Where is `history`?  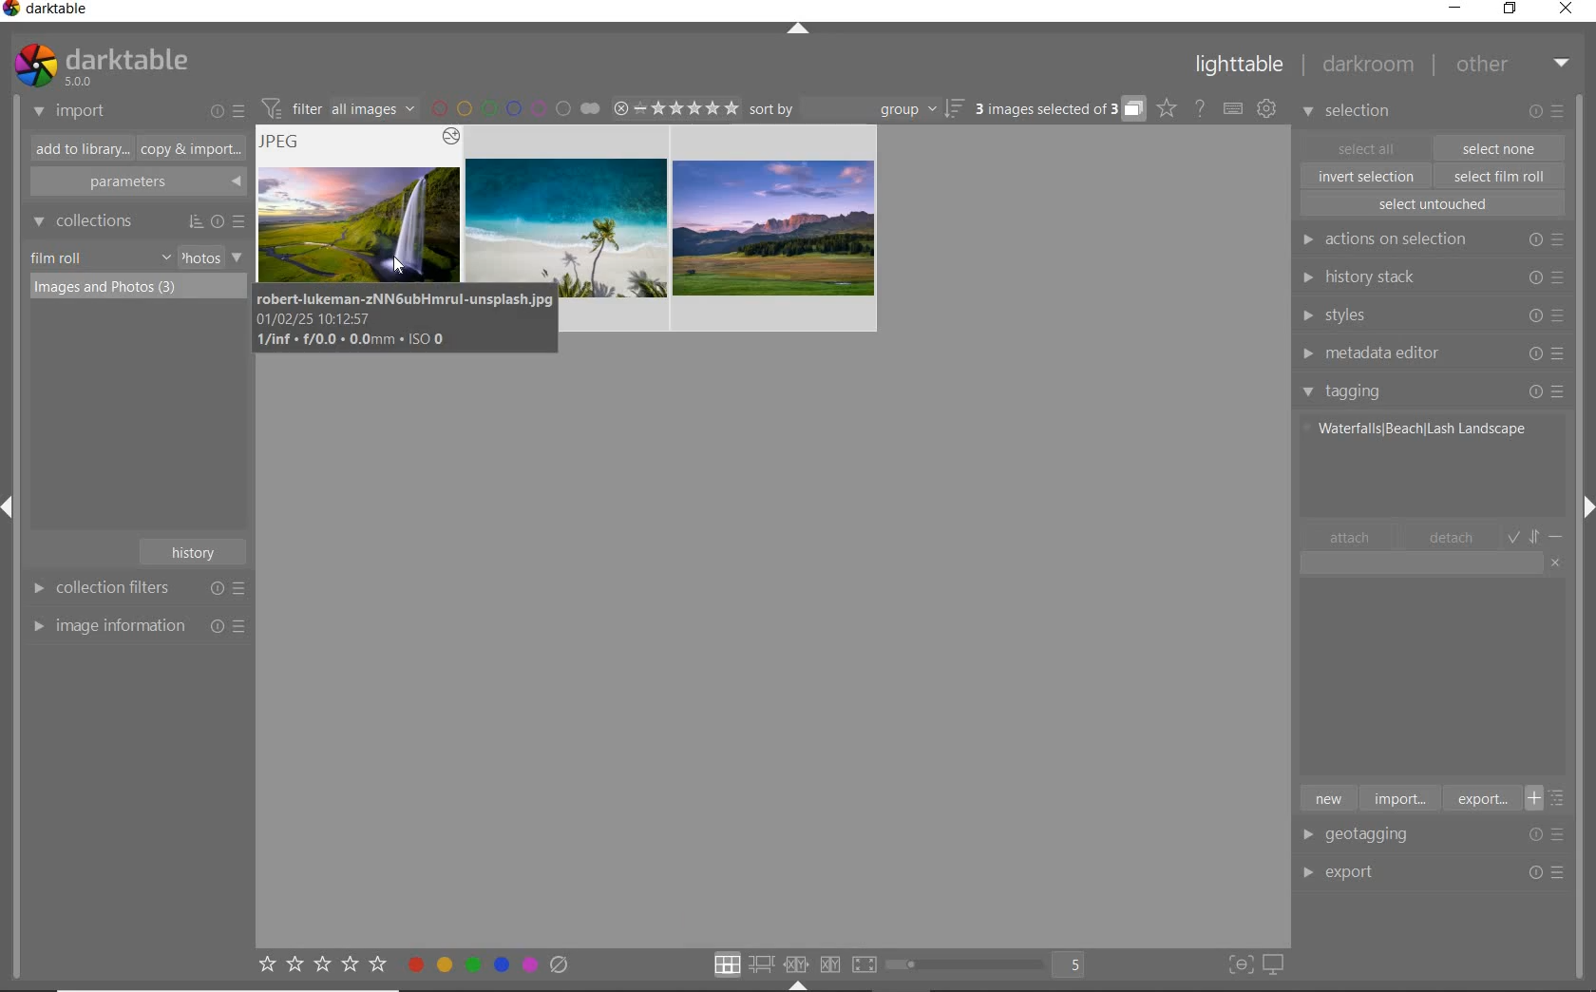 history is located at coordinates (196, 550).